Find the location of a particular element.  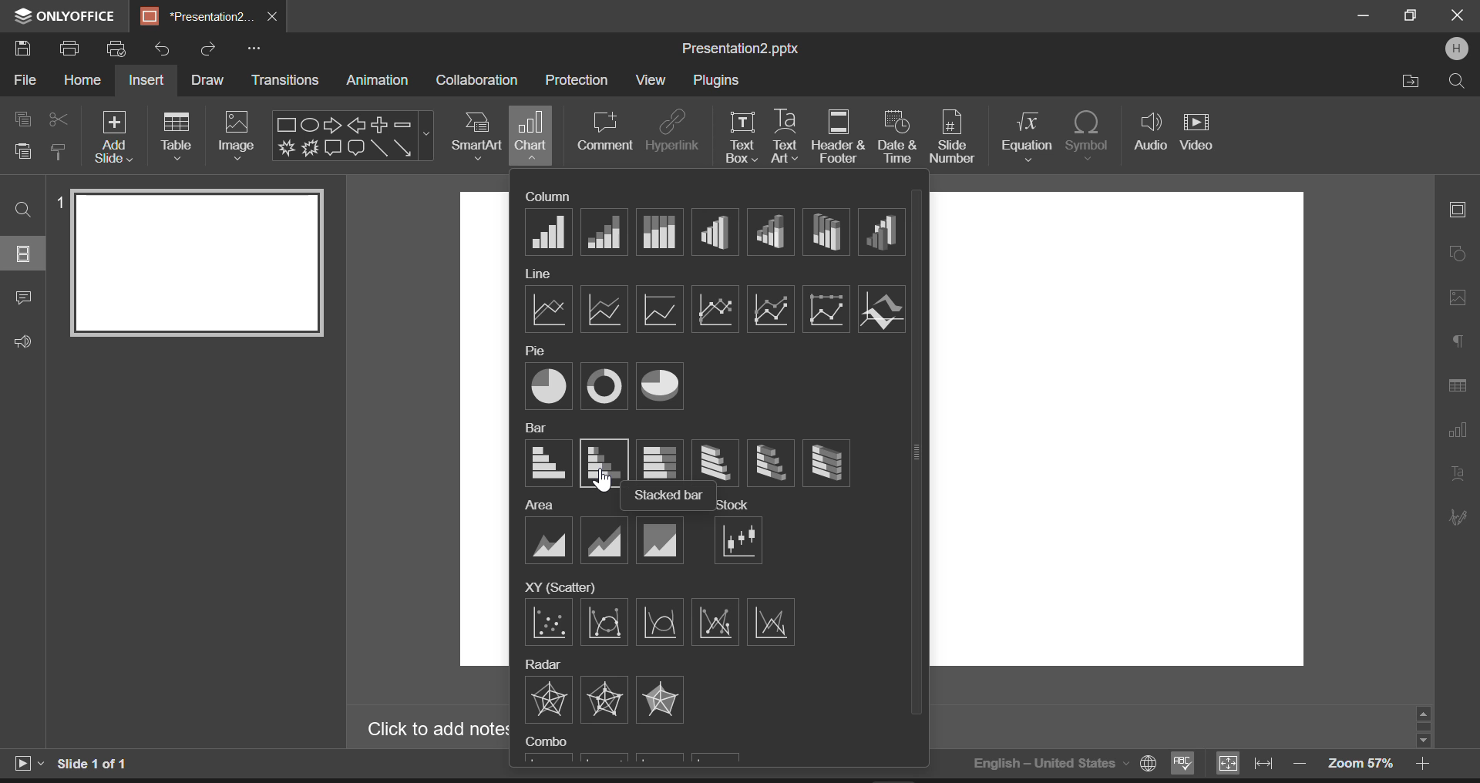

3-D 100% Stacked Bar is located at coordinates (824, 463).